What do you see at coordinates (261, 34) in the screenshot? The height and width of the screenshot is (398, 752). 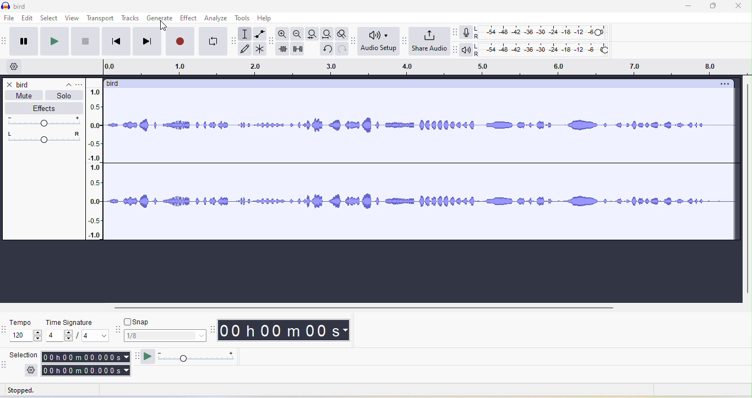 I see `envelope tool` at bounding box center [261, 34].